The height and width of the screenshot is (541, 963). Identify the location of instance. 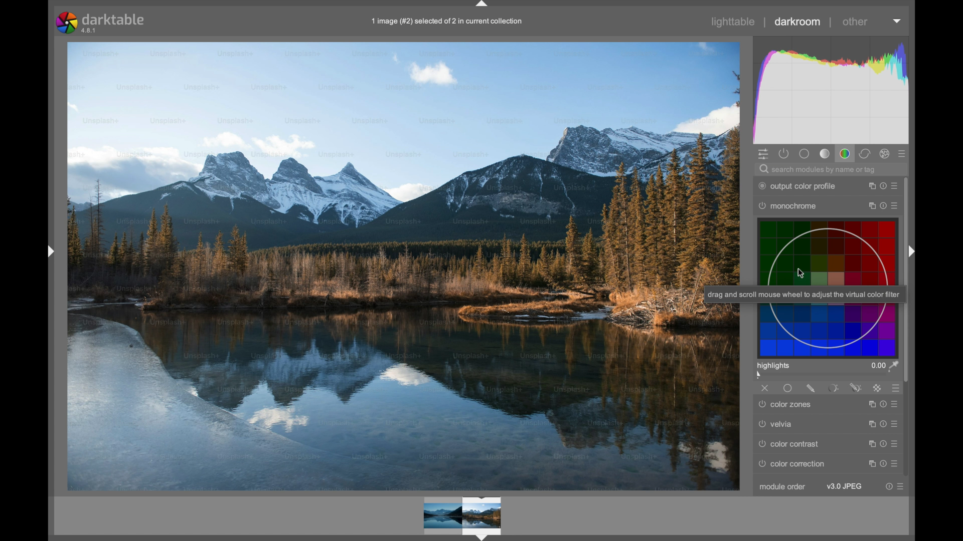
(870, 185).